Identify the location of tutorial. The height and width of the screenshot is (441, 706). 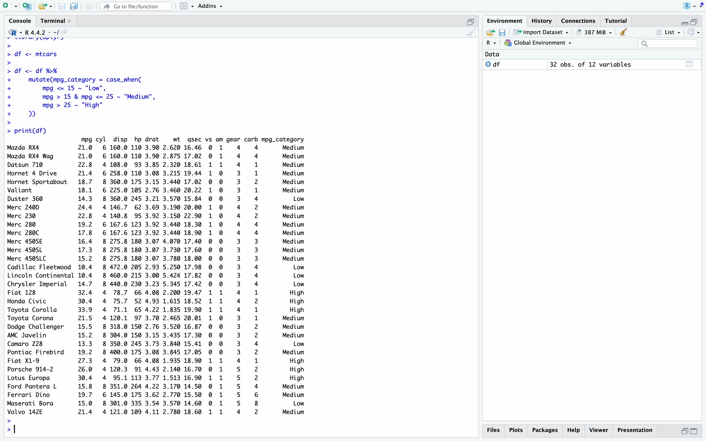
(617, 21).